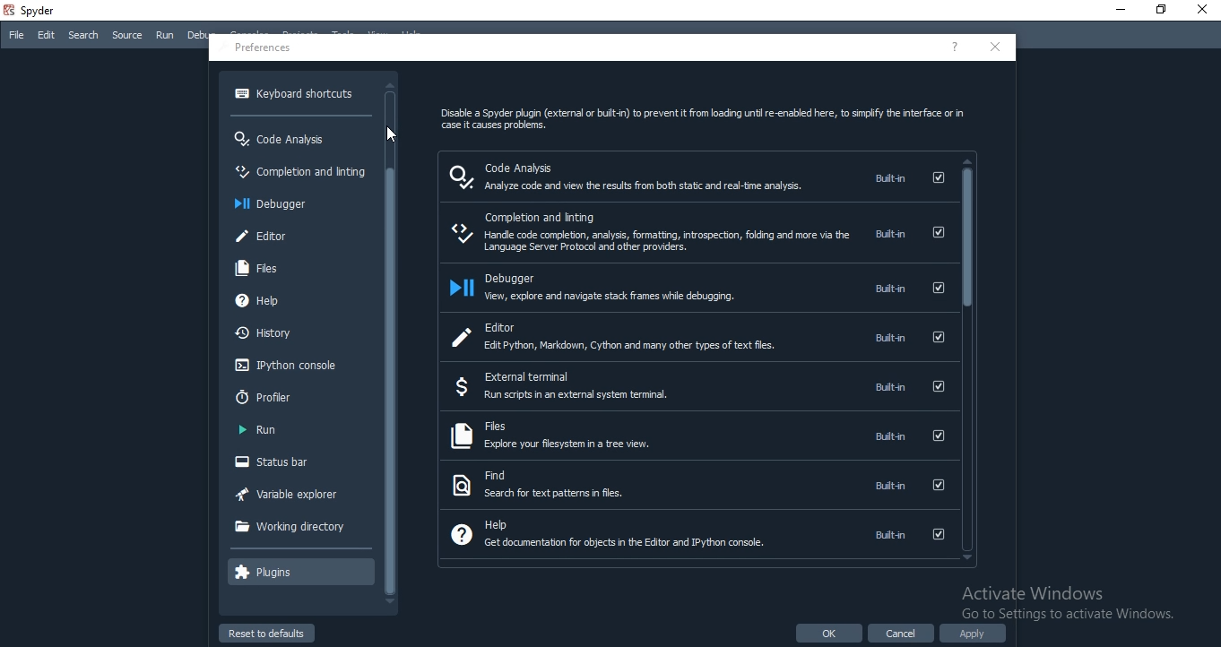 This screenshot has width=1221, height=647. Describe the element at coordinates (1072, 605) in the screenshot. I see `Activate Windows
Go to Settings to activate Windows.` at that location.